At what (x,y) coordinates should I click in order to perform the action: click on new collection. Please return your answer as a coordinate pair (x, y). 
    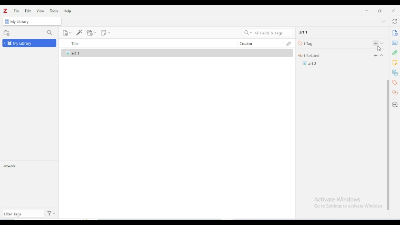
    Looking at the image, I should click on (7, 33).